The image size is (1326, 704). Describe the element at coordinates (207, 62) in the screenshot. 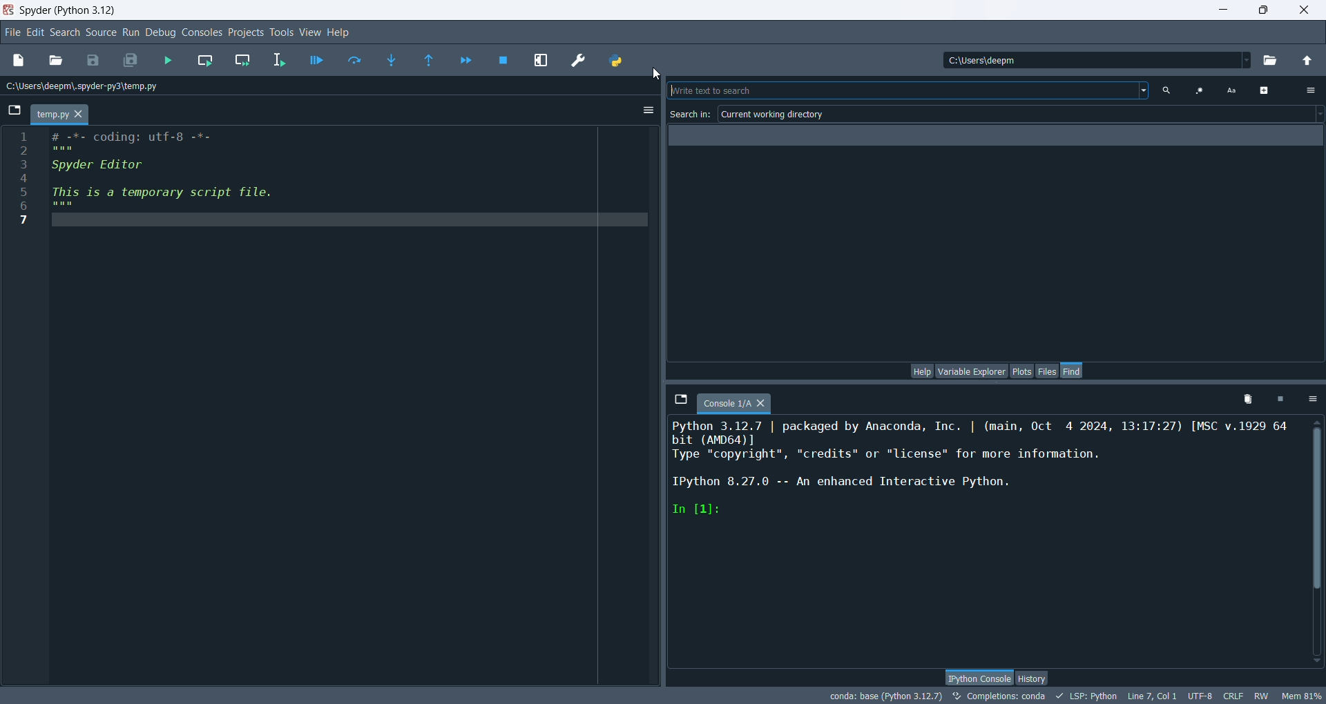

I see `run current cell` at that location.